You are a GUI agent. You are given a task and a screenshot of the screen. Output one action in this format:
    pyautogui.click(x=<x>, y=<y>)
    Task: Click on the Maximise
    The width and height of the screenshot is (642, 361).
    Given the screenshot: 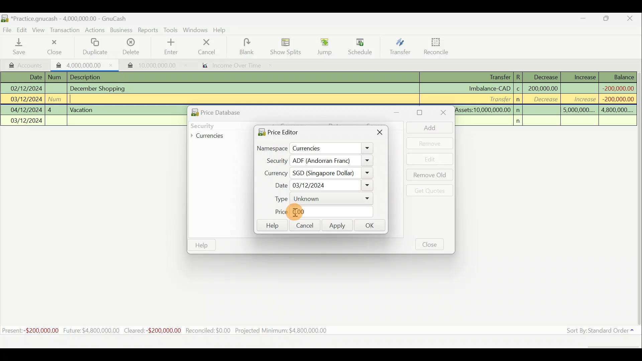 What is the action you would take?
    pyautogui.click(x=421, y=113)
    